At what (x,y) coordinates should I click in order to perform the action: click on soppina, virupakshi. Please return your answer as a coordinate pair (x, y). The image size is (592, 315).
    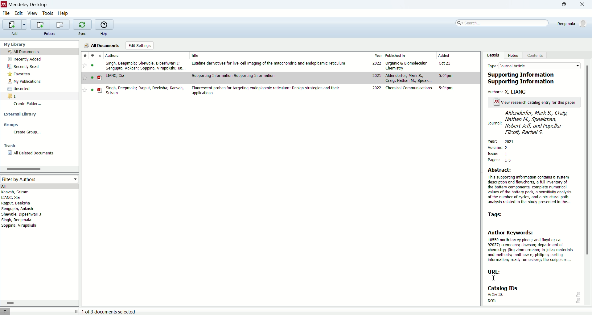
    Looking at the image, I should click on (19, 225).